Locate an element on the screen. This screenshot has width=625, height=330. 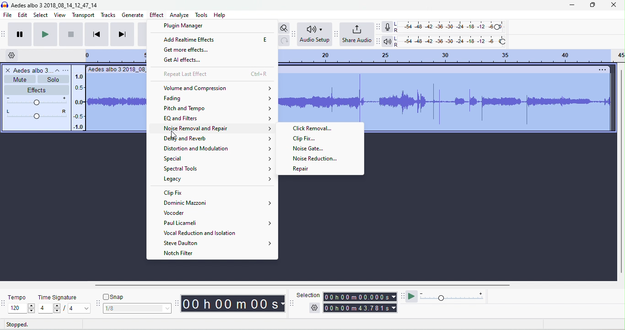
plugin manager is located at coordinates (185, 25).